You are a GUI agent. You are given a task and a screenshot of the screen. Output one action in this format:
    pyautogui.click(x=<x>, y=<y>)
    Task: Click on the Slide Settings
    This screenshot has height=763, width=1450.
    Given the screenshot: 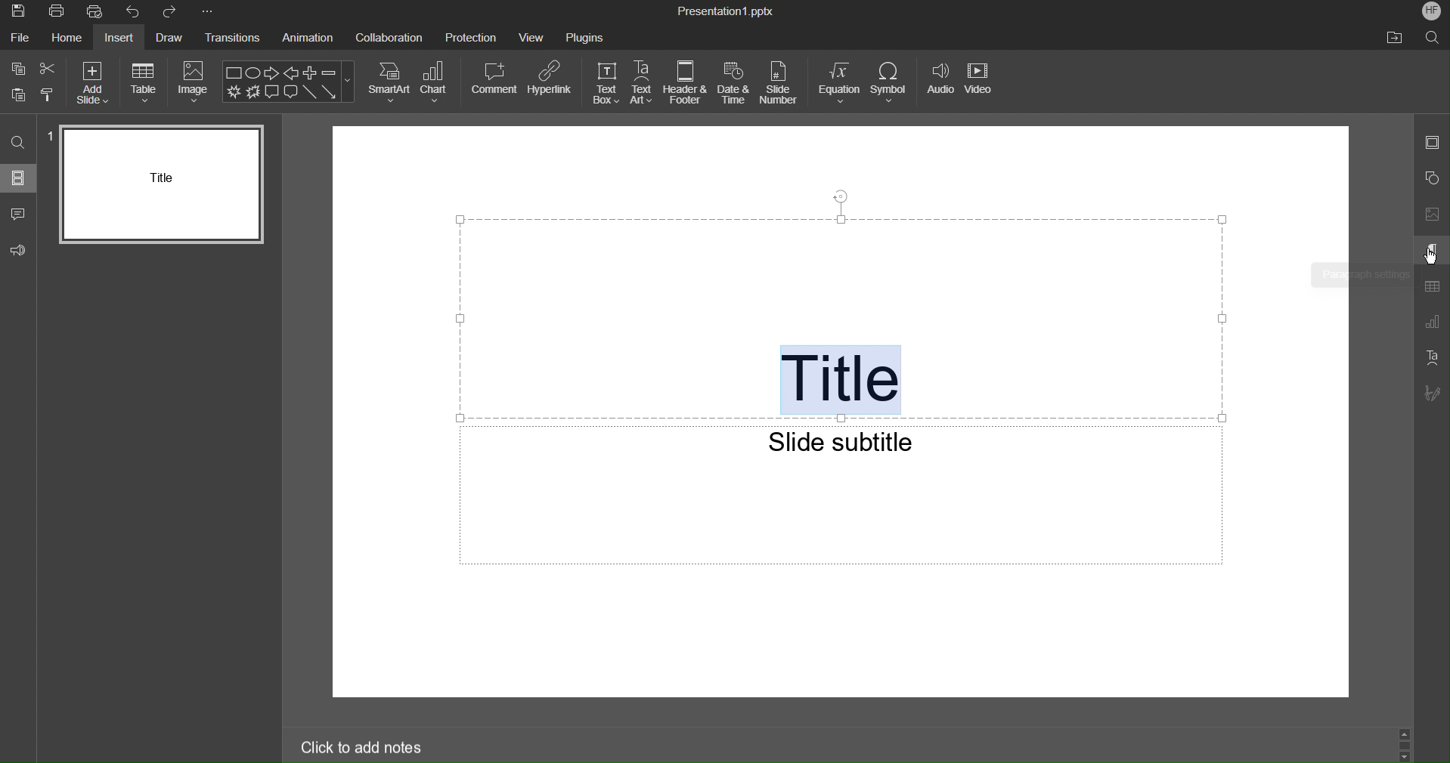 What is the action you would take?
    pyautogui.click(x=1432, y=145)
    